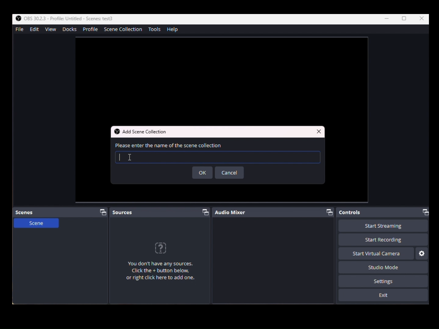 The width and height of the screenshot is (439, 329). Describe the element at coordinates (319, 131) in the screenshot. I see `Close` at that location.